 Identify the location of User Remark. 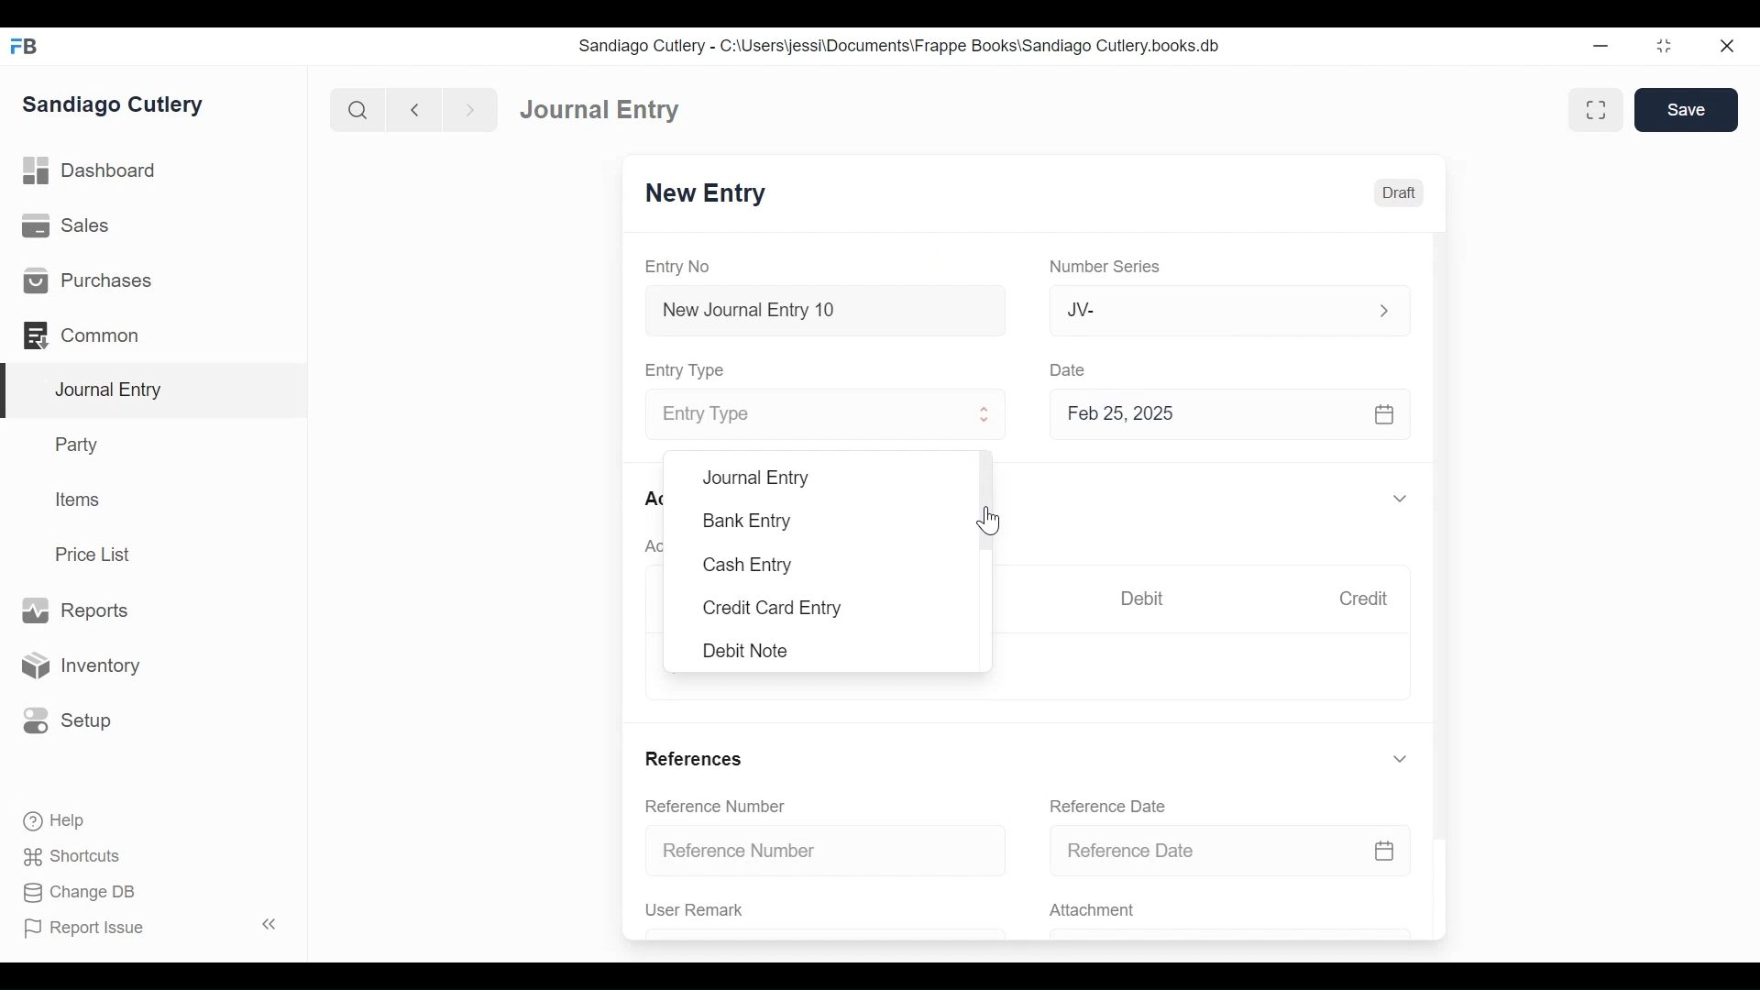
(695, 910).